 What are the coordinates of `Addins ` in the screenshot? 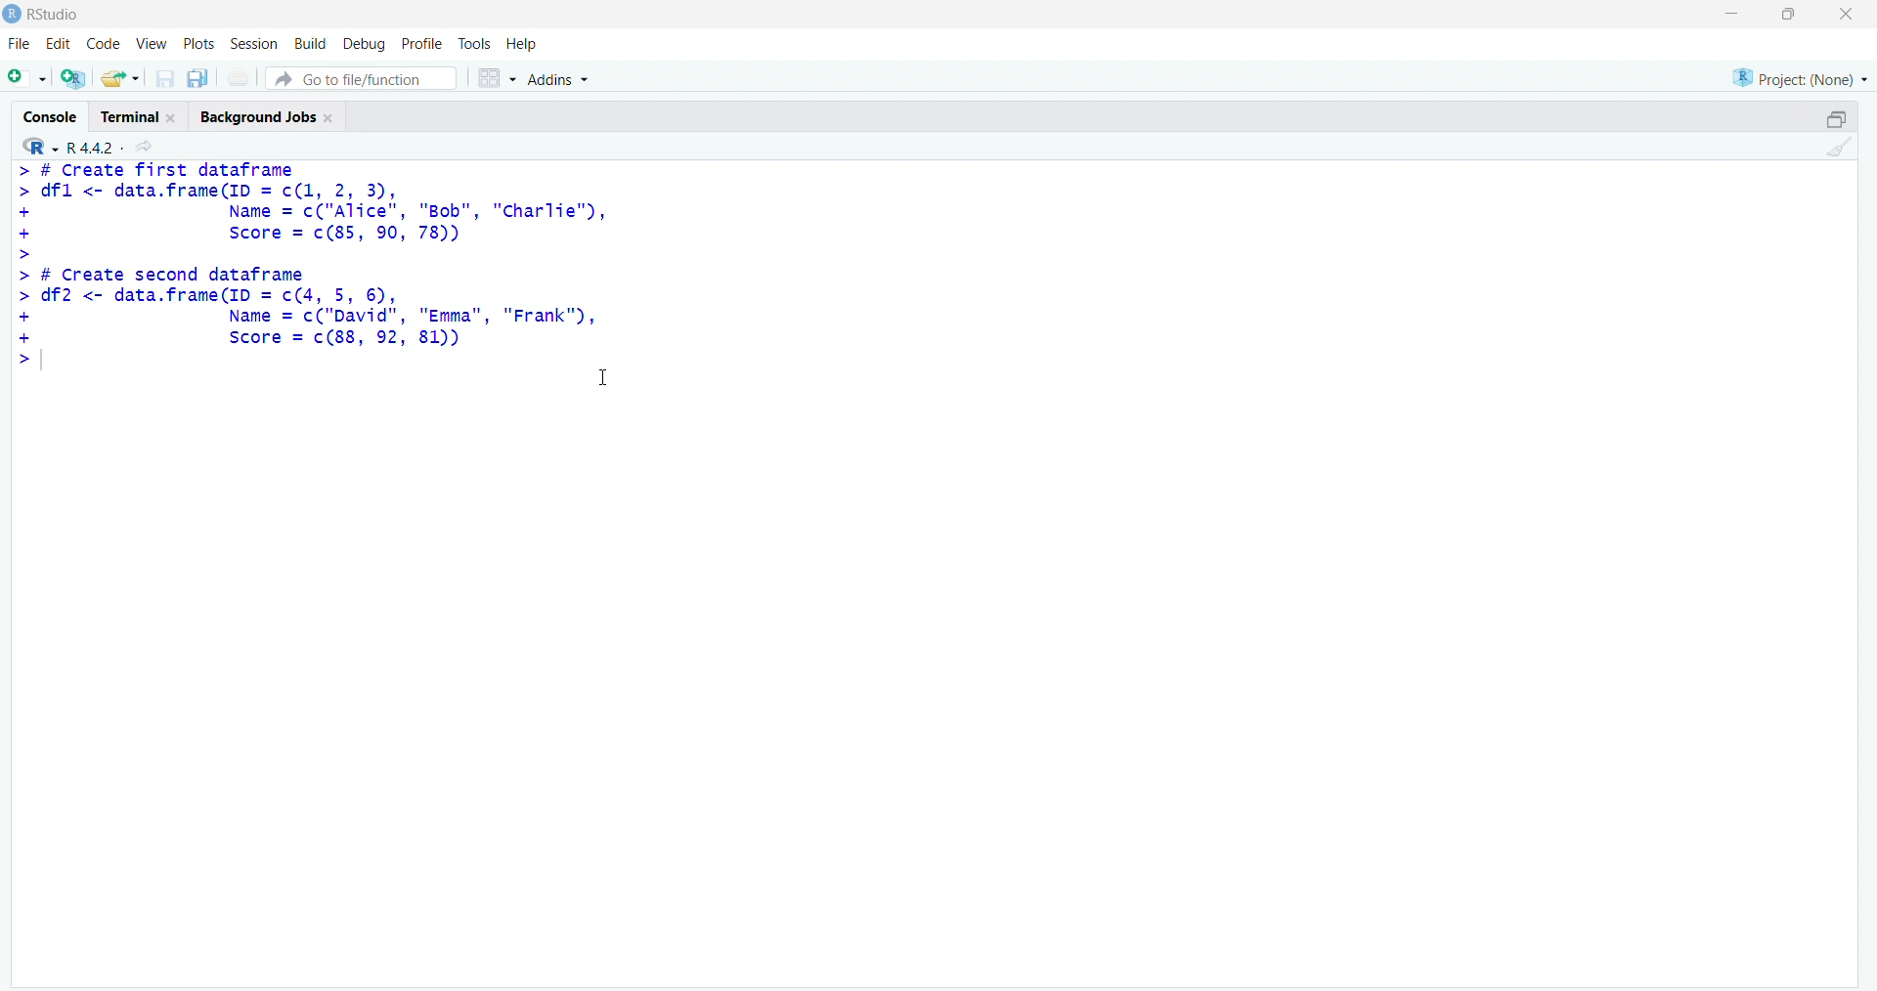 It's located at (557, 79).